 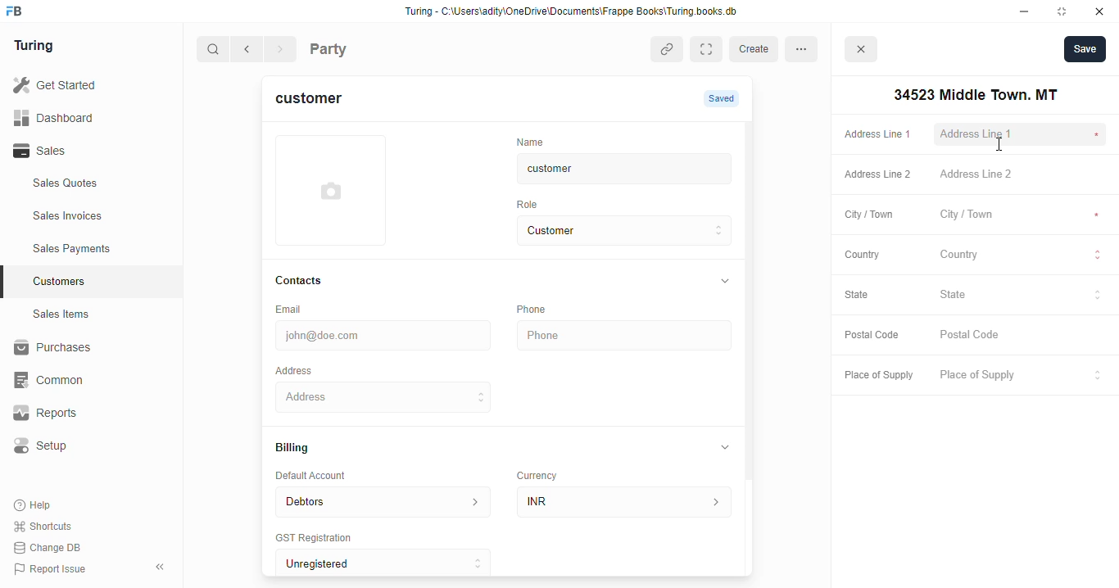 I want to click on Address, so click(x=305, y=369).